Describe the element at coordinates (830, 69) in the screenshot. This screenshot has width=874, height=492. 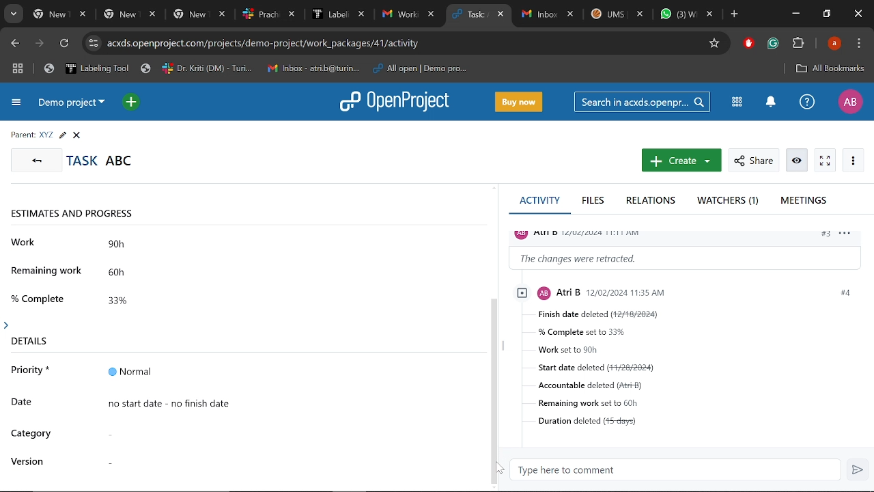
I see `All bookmarks` at that location.